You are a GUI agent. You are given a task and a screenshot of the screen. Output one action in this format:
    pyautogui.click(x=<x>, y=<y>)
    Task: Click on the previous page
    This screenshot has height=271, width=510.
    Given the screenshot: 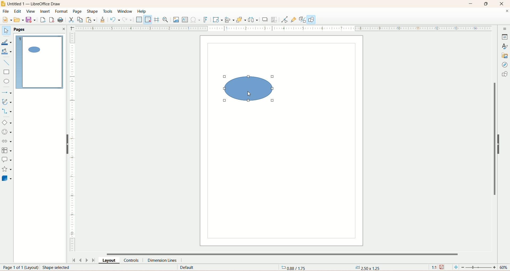 What is the action you would take?
    pyautogui.click(x=80, y=260)
    